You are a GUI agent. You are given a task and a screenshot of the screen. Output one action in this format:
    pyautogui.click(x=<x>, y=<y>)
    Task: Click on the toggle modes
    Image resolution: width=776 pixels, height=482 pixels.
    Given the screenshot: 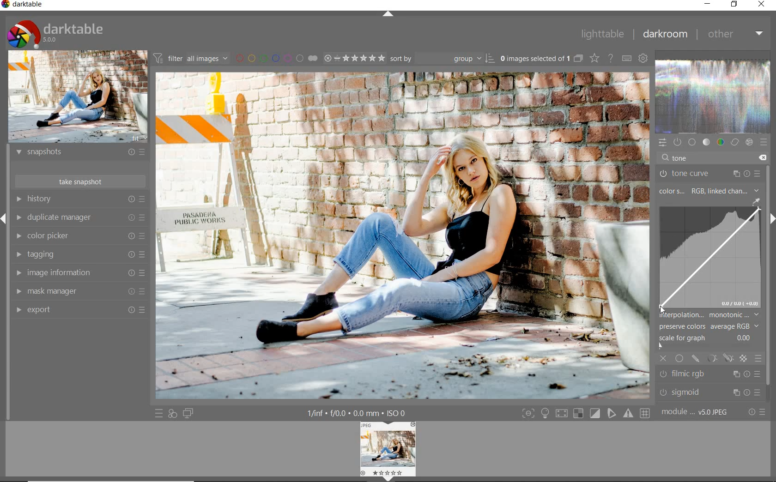 What is the action you would take?
    pyautogui.click(x=584, y=414)
    